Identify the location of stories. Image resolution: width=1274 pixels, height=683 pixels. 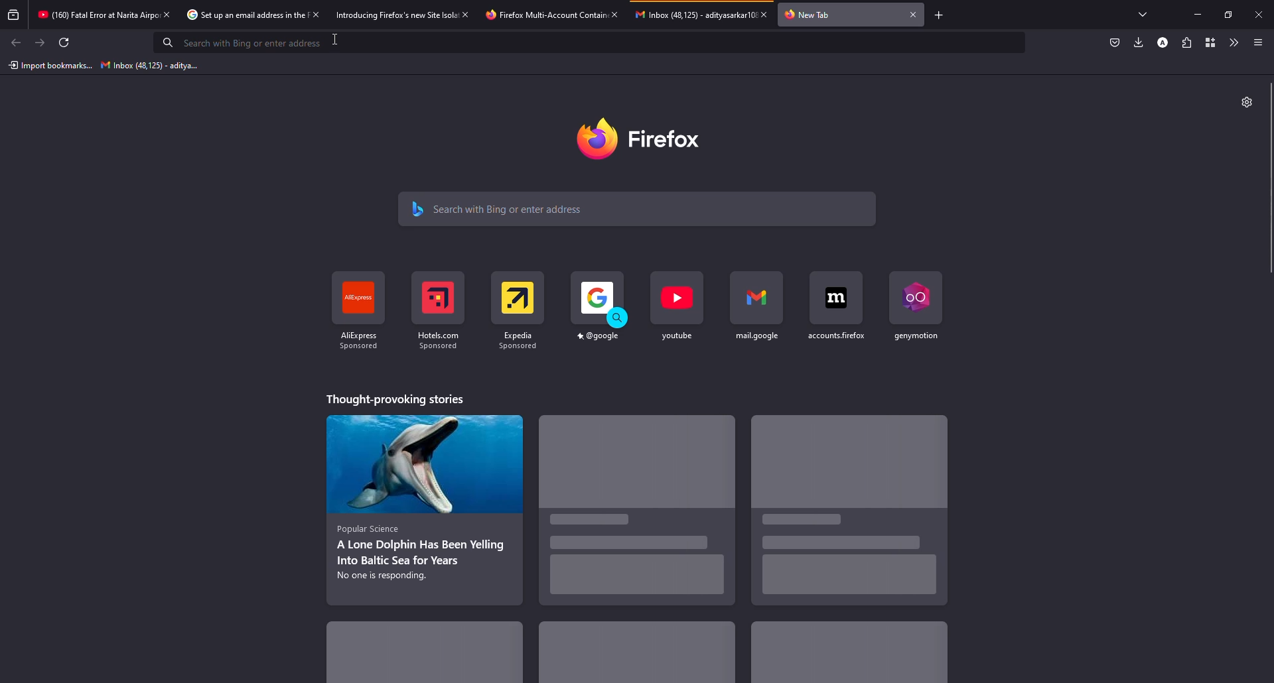
(399, 399).